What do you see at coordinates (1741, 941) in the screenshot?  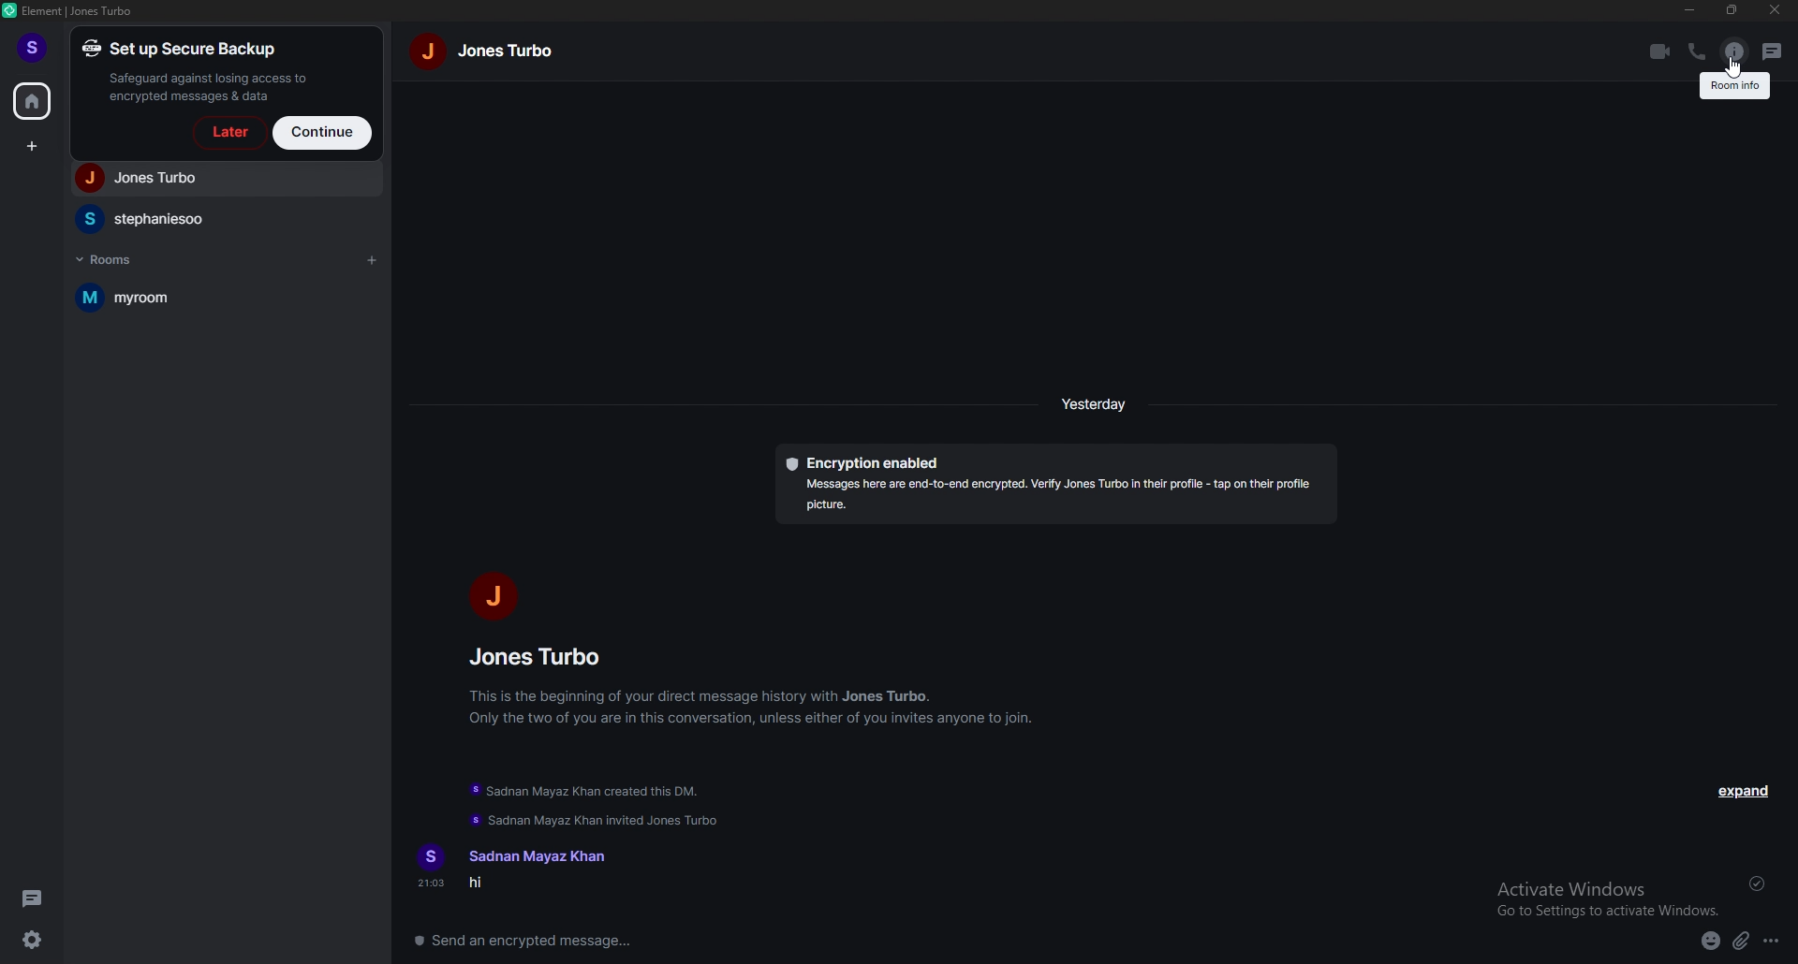 I see `attachment` at bounding box center [1741, 941].